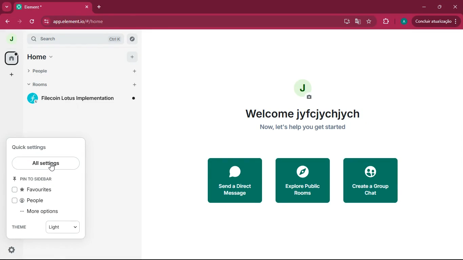  Describe the element at coordinates (35, 147) in the screenshot. I see `quick settings` at that location.